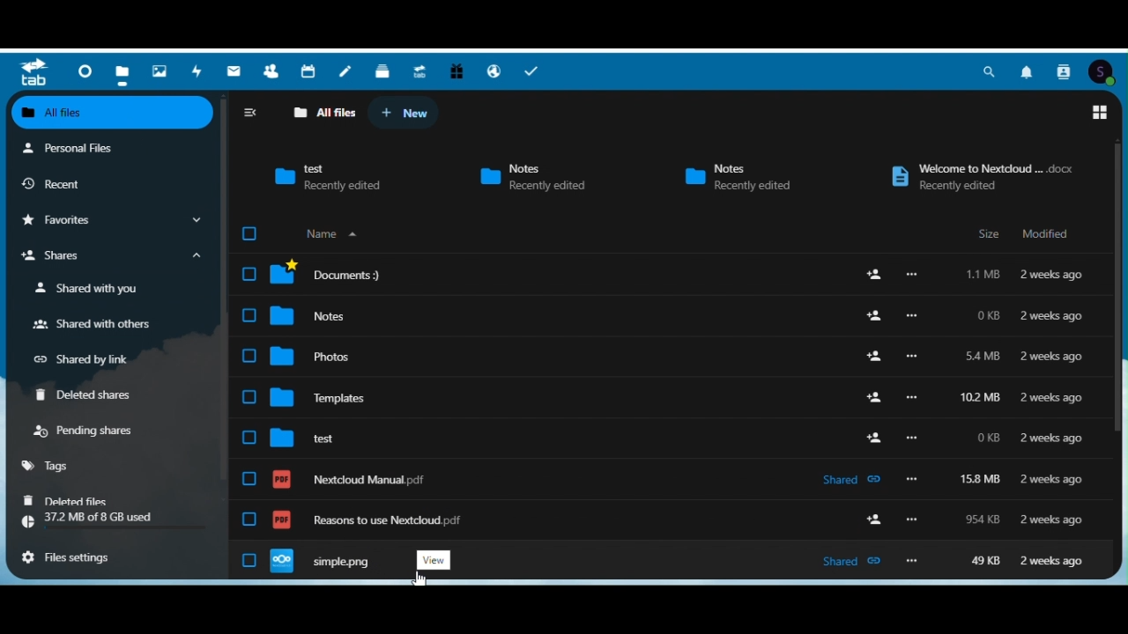  What do you see at coordinates (874, 437) in the screenshot?
I see `add` at bounding box center [874, 437].